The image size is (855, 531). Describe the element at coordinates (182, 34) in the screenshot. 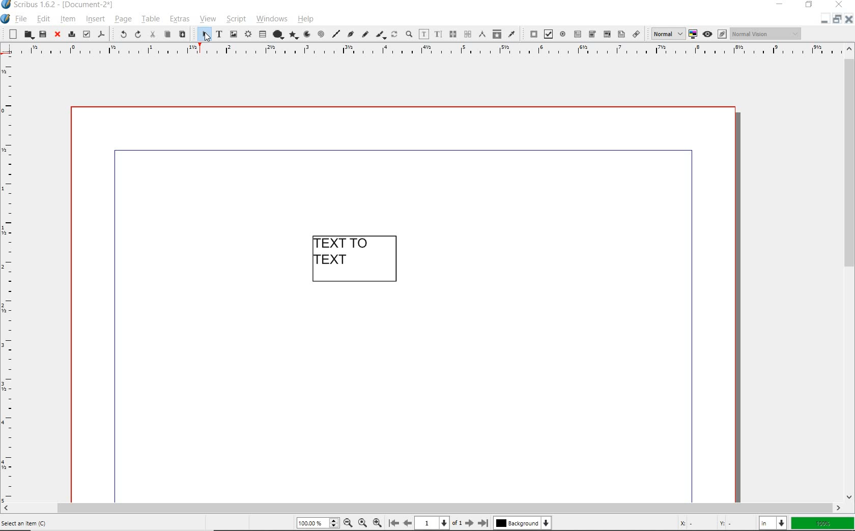

I see `paste` at that location.